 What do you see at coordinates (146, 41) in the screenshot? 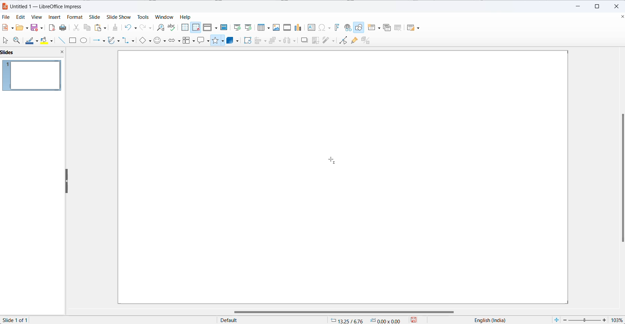
I see `basic shapes` at bounding box center [146, 41].